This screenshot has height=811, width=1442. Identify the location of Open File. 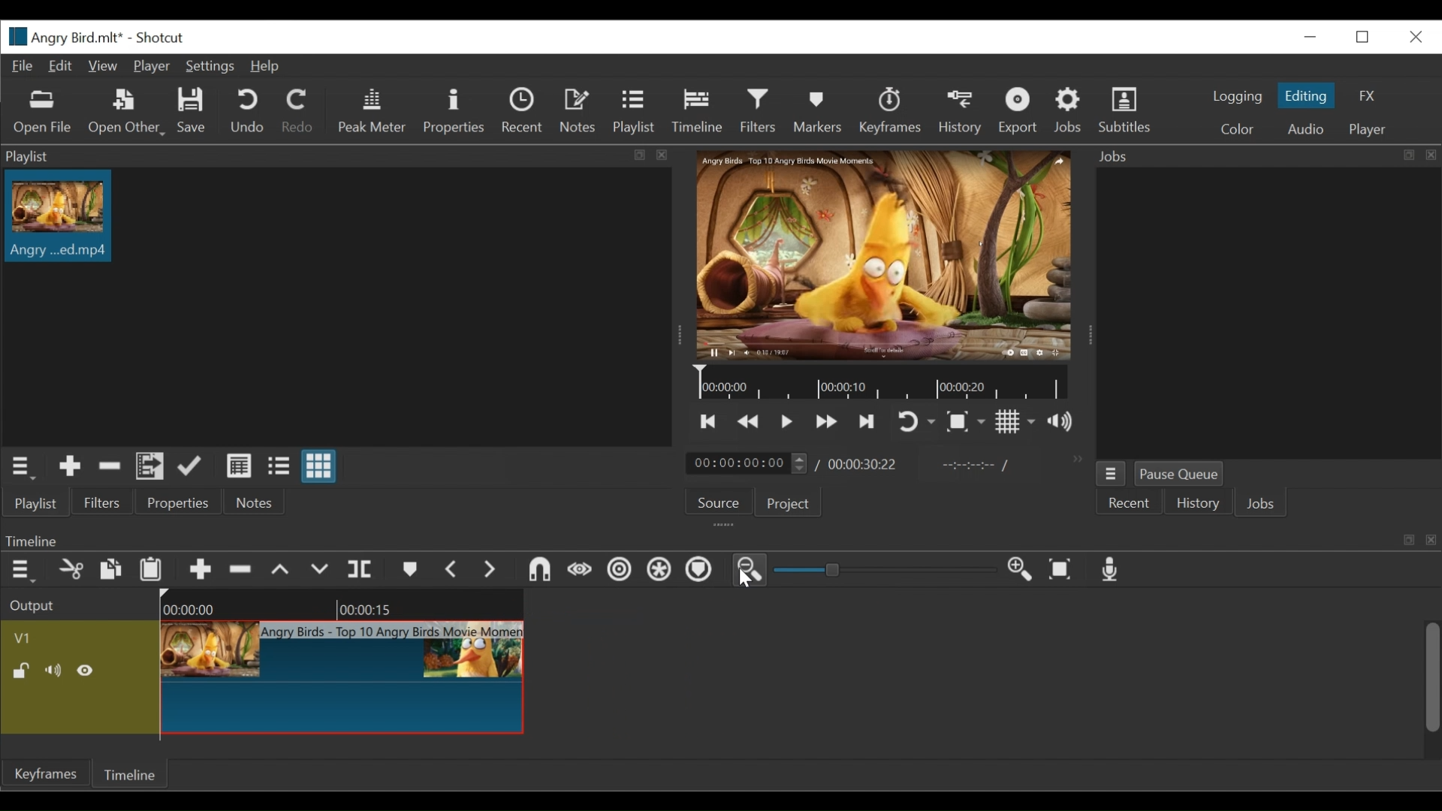
(42, 113).